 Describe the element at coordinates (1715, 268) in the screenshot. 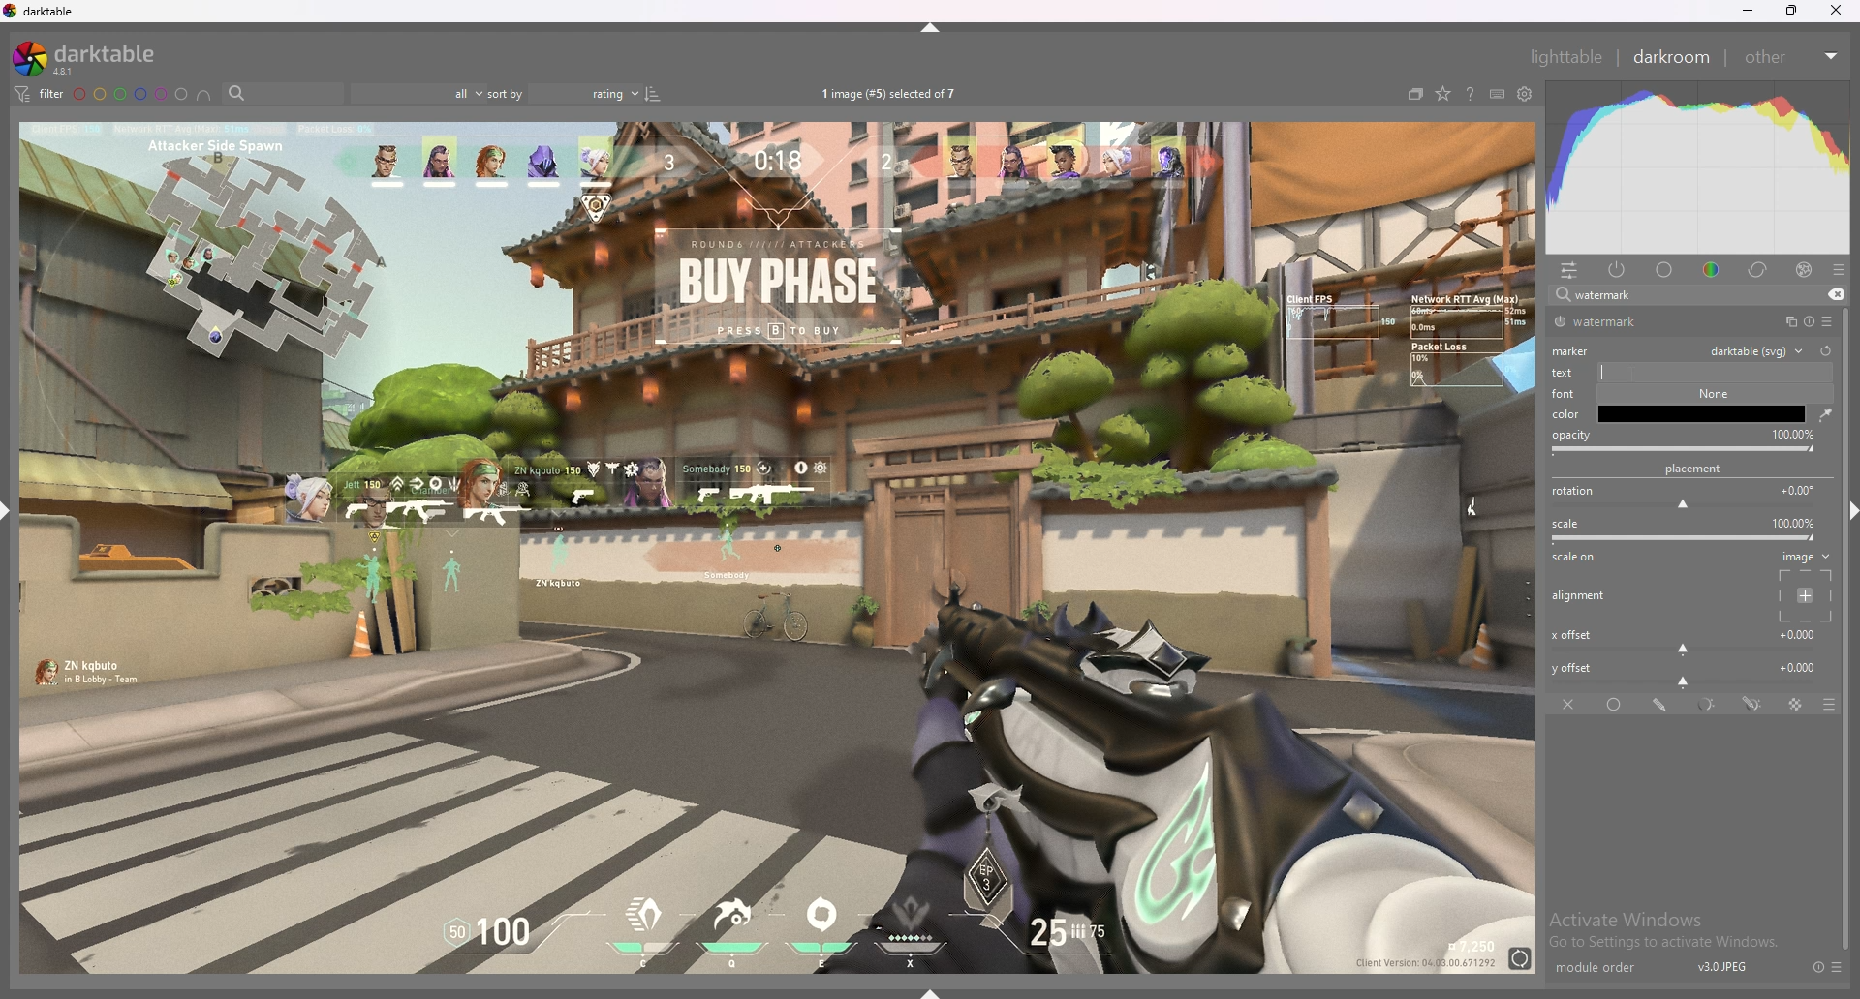

I see `color` at that location.